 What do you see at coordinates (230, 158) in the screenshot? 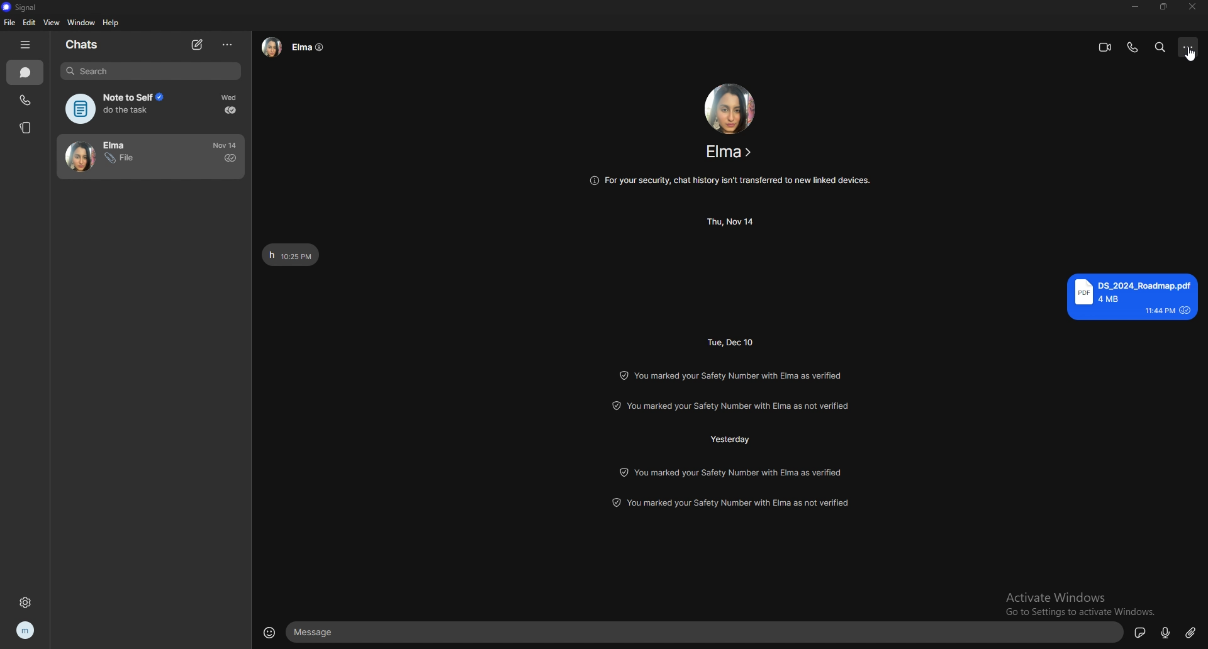
I see `sent` at bounding box center [230, 158].